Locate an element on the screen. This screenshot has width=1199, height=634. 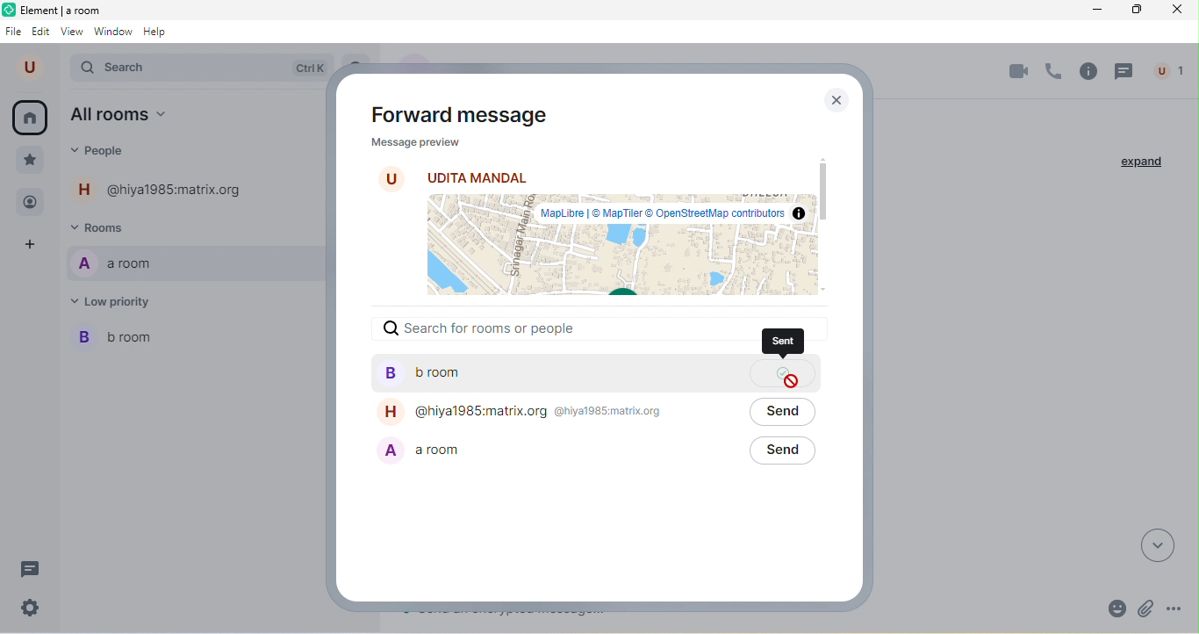
a room is located at coordinates (554, 451).